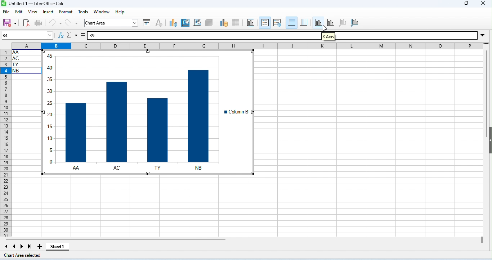 This screenshot has height=260, width=492. Describe the element at coordinates (159, 23) in the screenshot. I see `character` at that location.